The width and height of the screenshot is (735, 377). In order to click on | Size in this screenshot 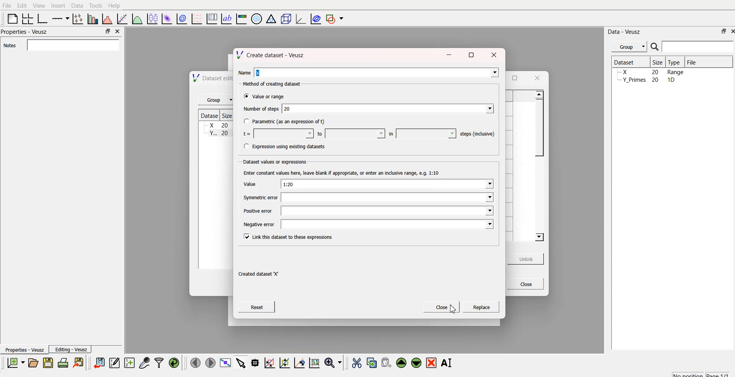, I will do `click(658, 62)`.